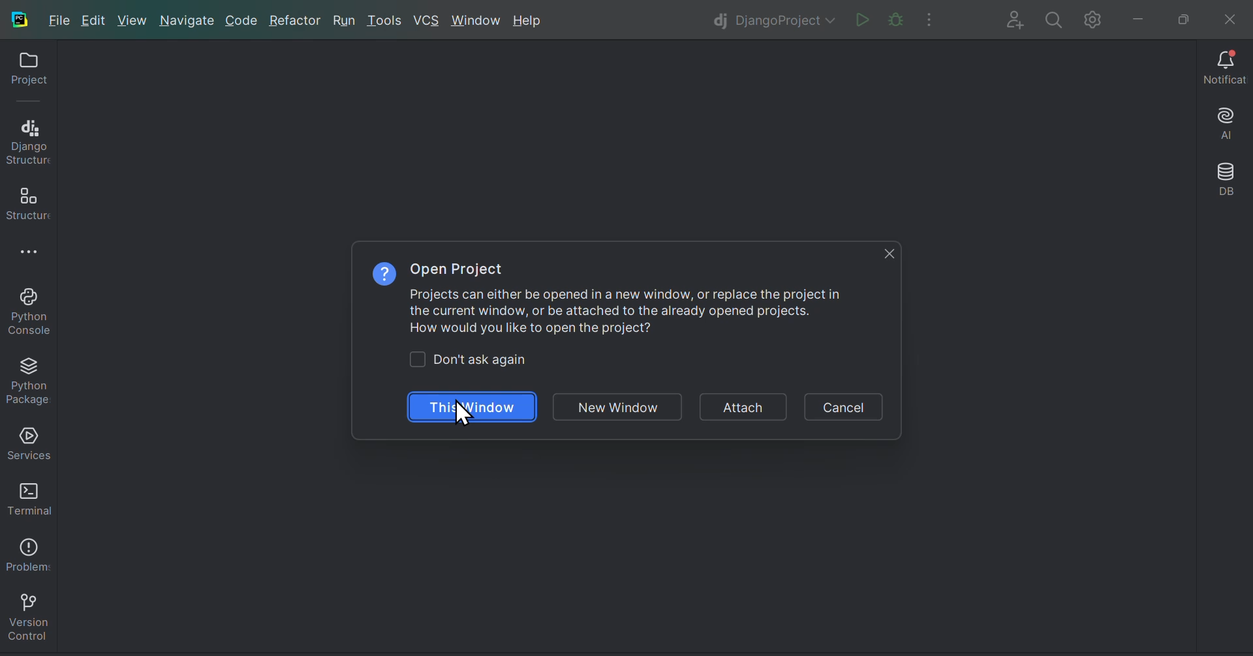 This screenshot has width=1253, height=656. What do you see at coordinates (859, 18) in the screenshot?
I see `Run file` at bounding box center [859, 18].